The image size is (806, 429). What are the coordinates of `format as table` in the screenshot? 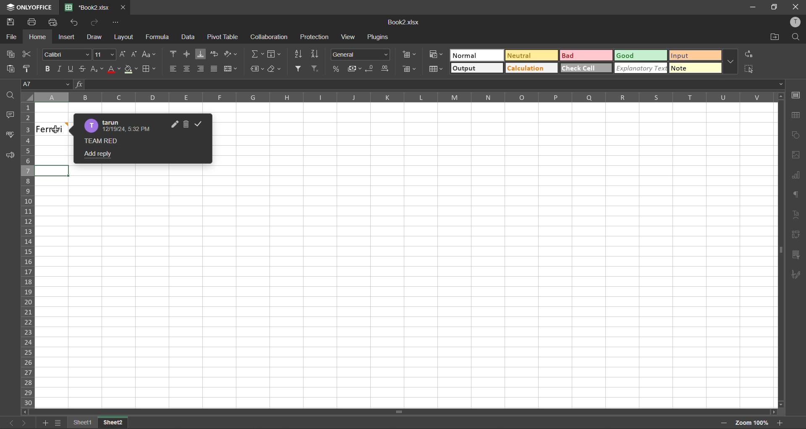 It's located at (436, 69).